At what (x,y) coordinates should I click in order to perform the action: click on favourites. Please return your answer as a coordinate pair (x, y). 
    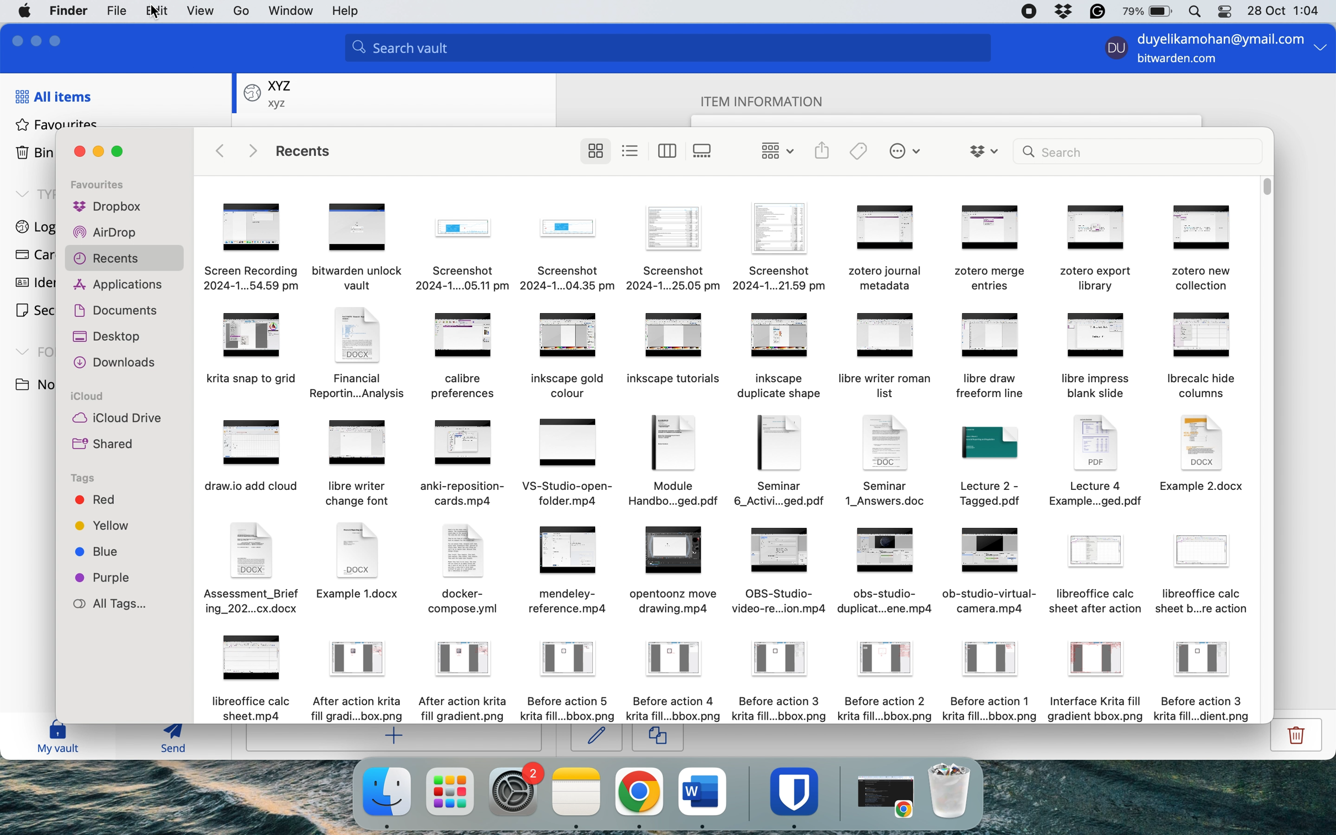
    Looking at the image, I should click on (103, 185).